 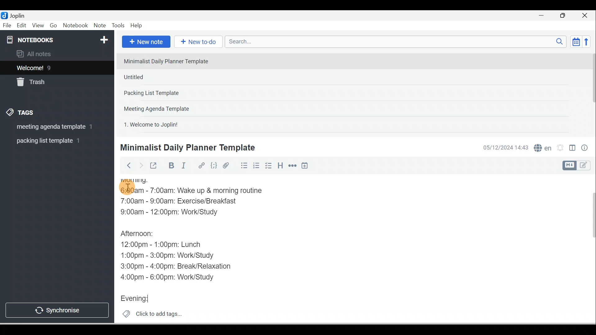 I want to click on New to-do, so click(x=197, y=42).